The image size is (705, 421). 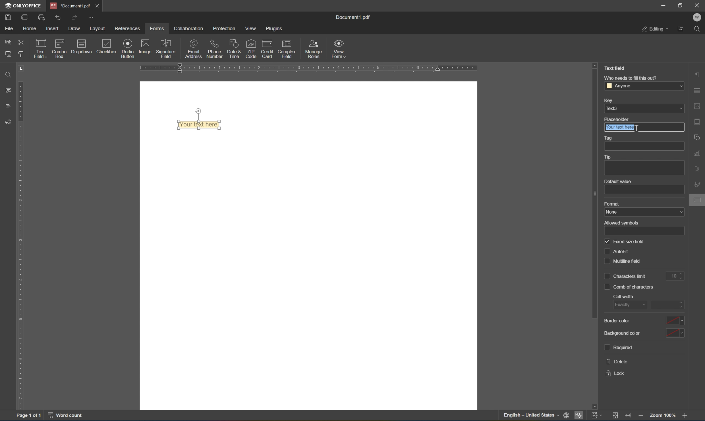 What do you see at coordinates (98, 6) in the screenshot?
I see `close` at bounding box center [98, 6].